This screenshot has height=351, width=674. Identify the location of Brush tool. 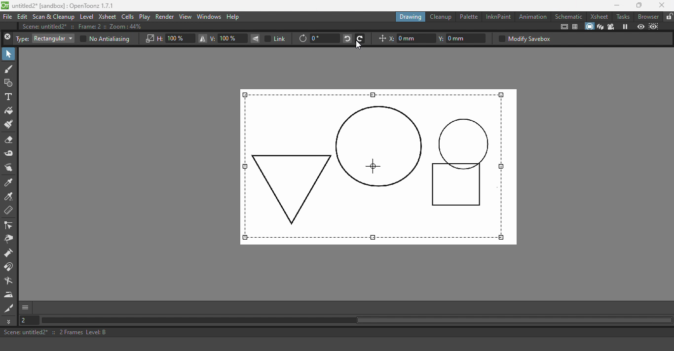
(9, 70).